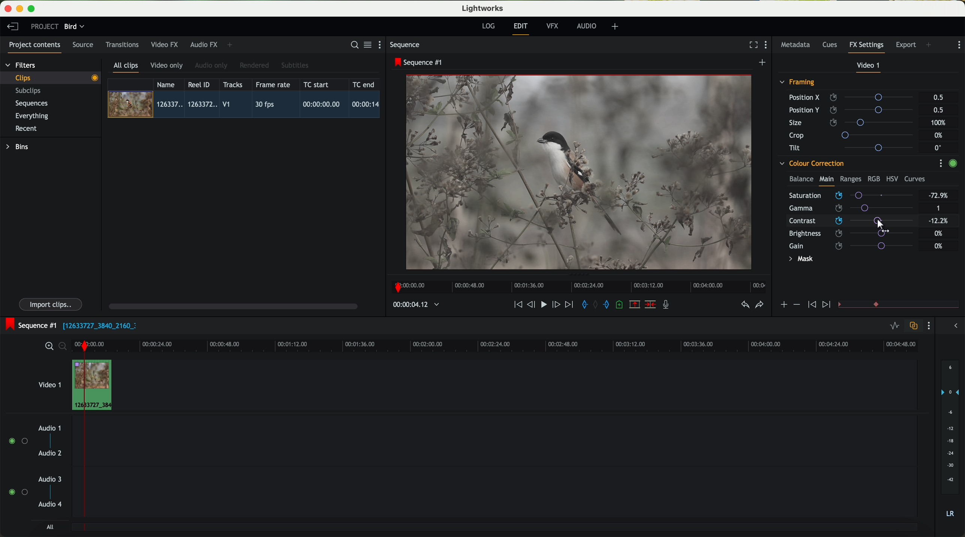 This screenshot has width=965, height=537. I want to click on import clips, so click(52, 304).